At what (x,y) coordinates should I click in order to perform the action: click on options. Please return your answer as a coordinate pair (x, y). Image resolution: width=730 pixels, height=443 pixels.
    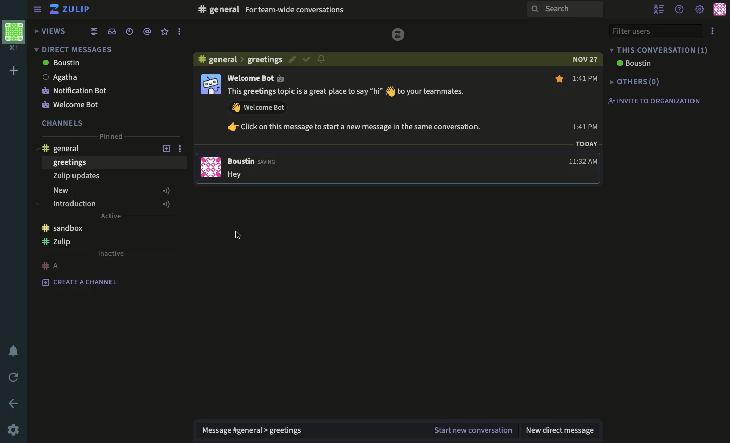
    Looking at the image, I should click on (713, 31).